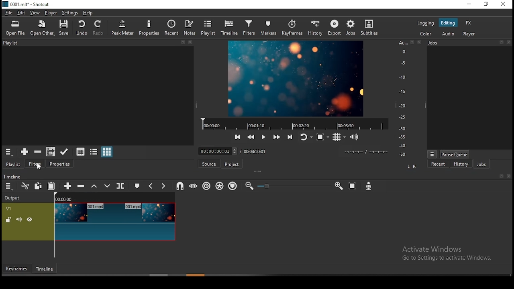  Describe the element at coordinates (448, 22) in the screenshot. I see `editing` at that location.